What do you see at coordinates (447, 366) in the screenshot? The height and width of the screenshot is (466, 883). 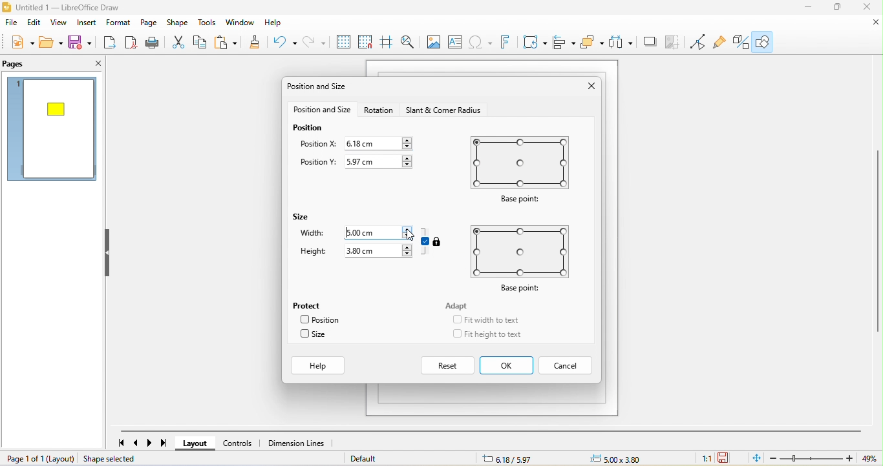 I see `reset` at bounding box center [447, 366].